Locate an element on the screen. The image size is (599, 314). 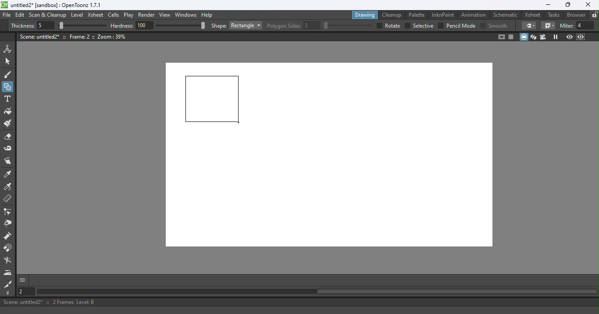
Pencil mode is located at coordinates (460, 26).